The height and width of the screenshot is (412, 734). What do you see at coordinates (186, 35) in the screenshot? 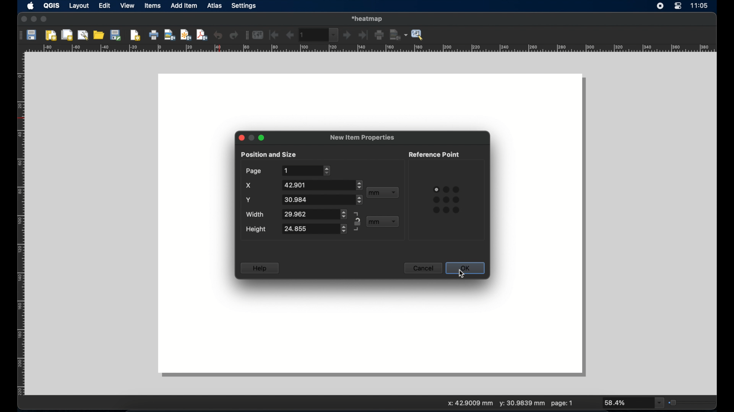
I see `export as svg` at bounding box center [186, 35].